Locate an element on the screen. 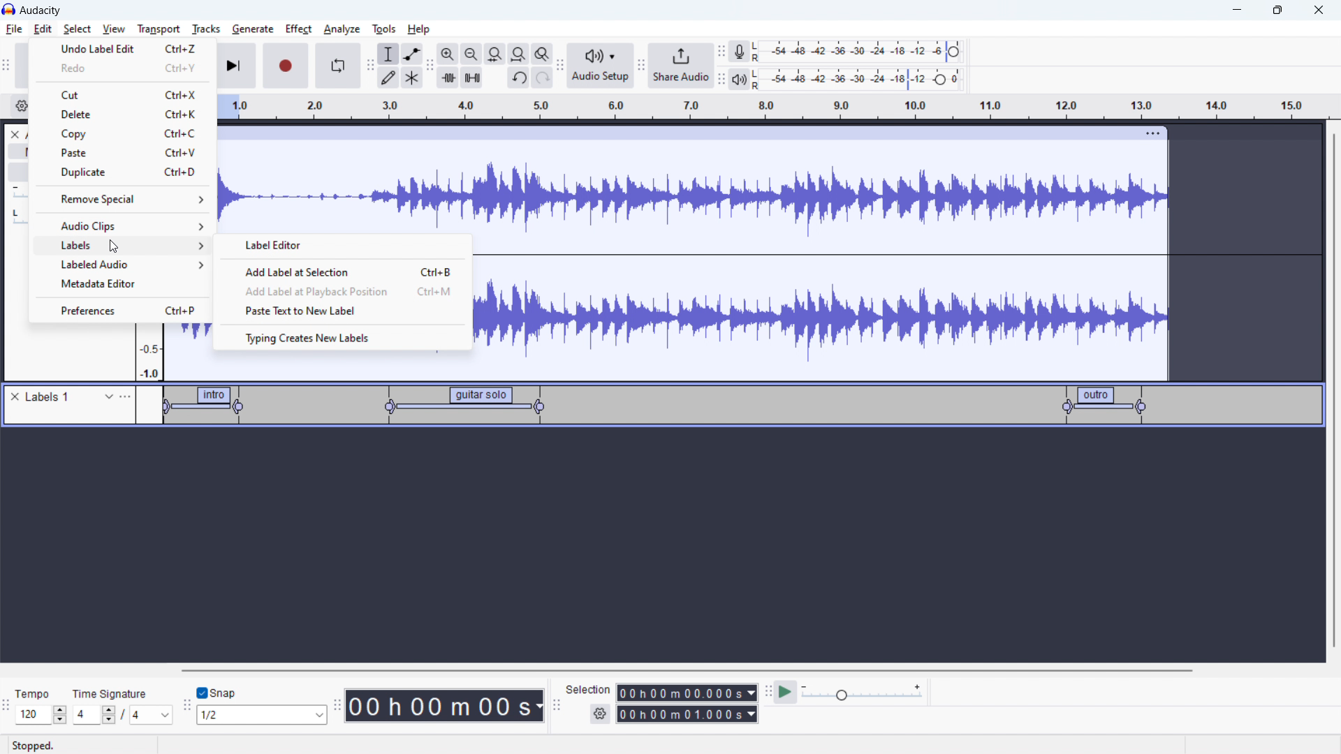 Image resolution: width=1341 pixels, height=754 pixels. duplicate is located at coordinates (122, 172).